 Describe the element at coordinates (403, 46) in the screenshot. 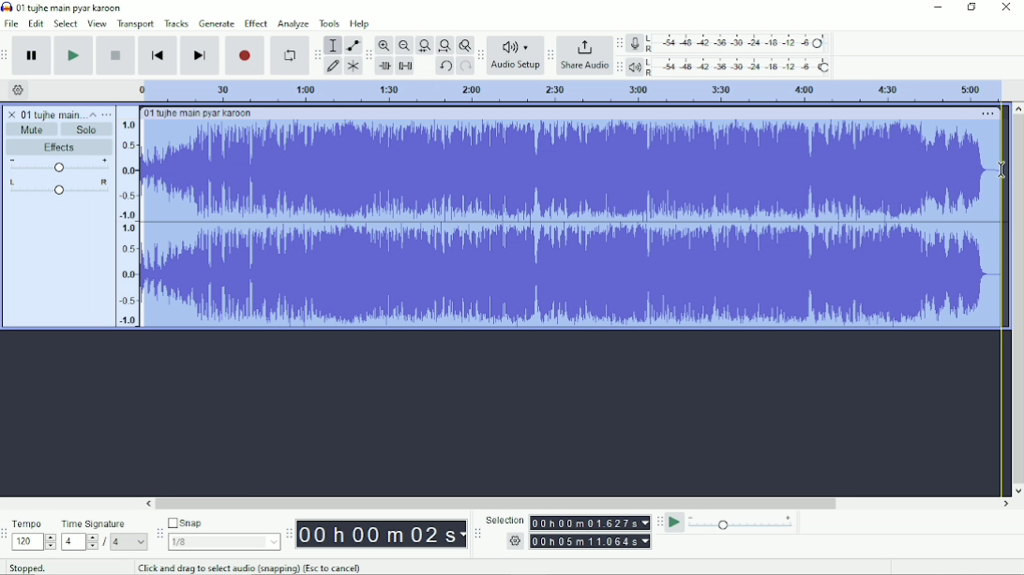

I see `Zoom Out` at that location.